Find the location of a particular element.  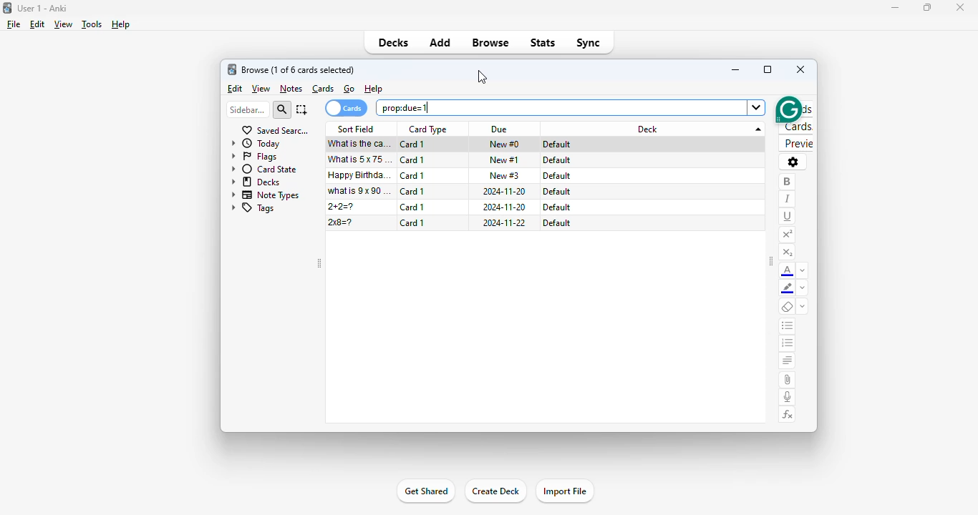

2024-11-20 is located at coordinates (505, 191).